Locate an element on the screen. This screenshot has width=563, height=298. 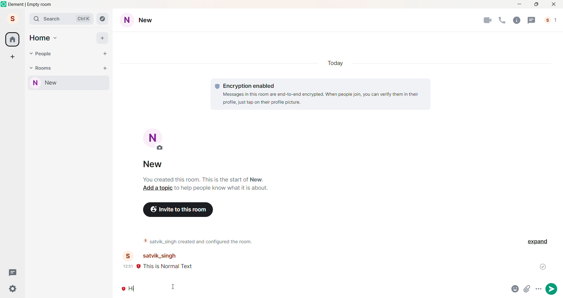
Video Call is located at coordinates (487, 21).